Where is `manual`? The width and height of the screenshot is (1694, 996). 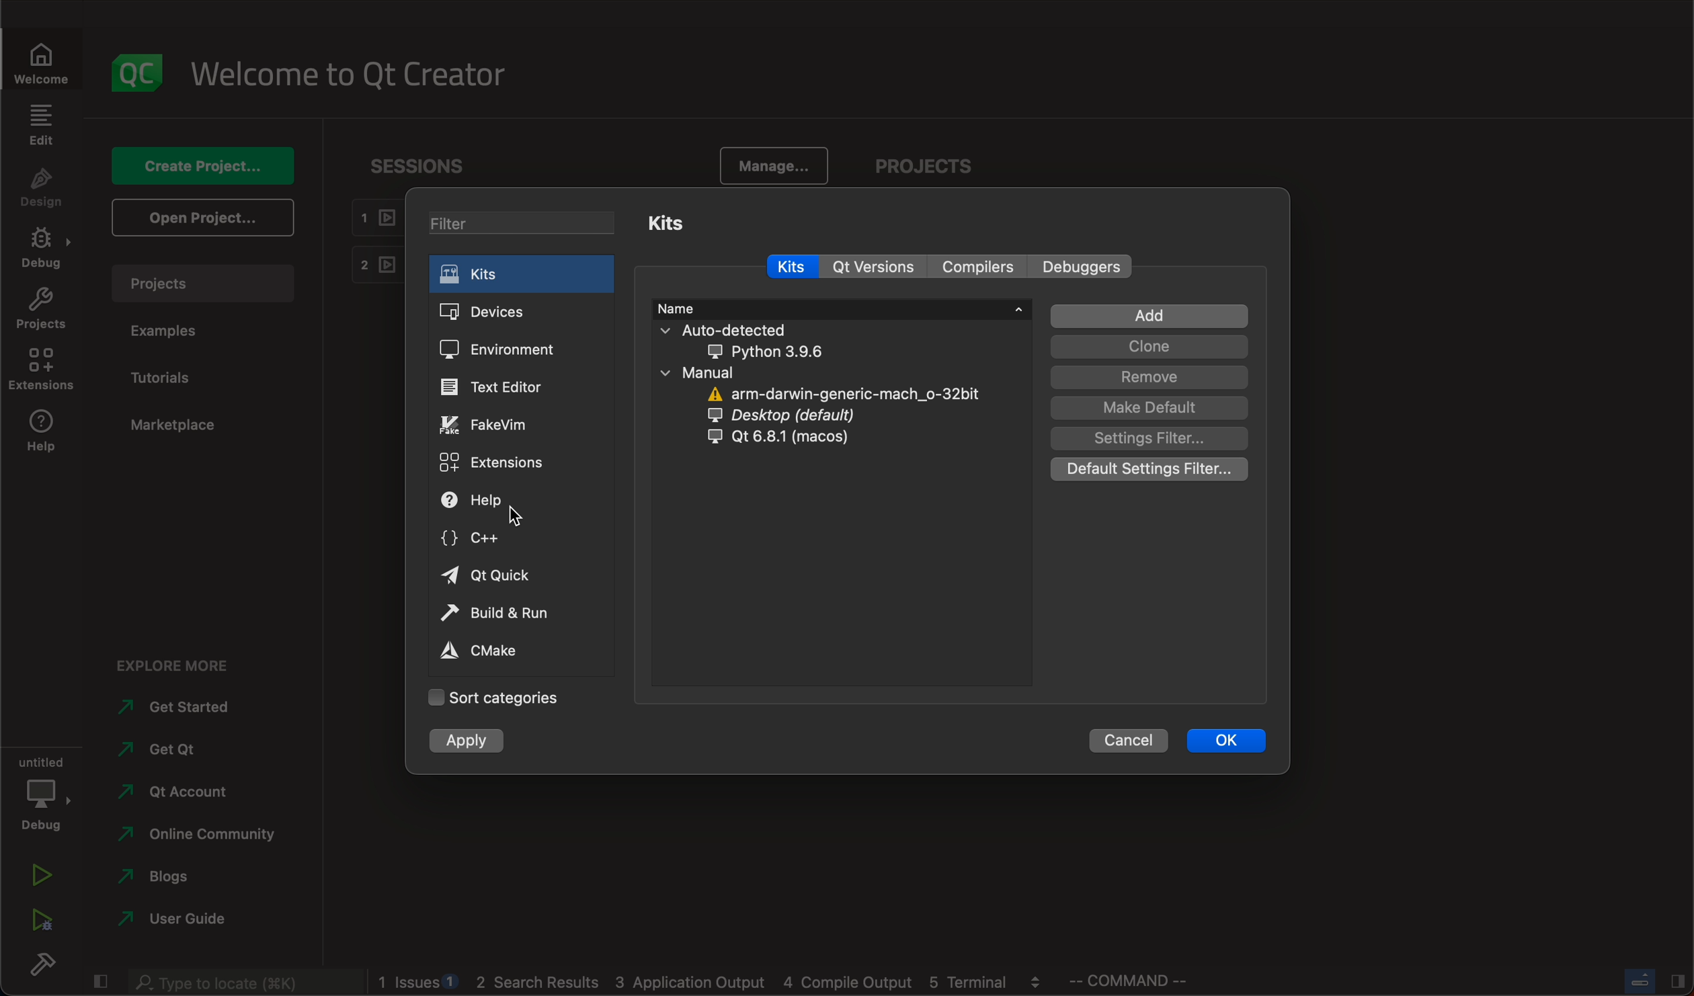
manual is located at coordinates (764, 373).